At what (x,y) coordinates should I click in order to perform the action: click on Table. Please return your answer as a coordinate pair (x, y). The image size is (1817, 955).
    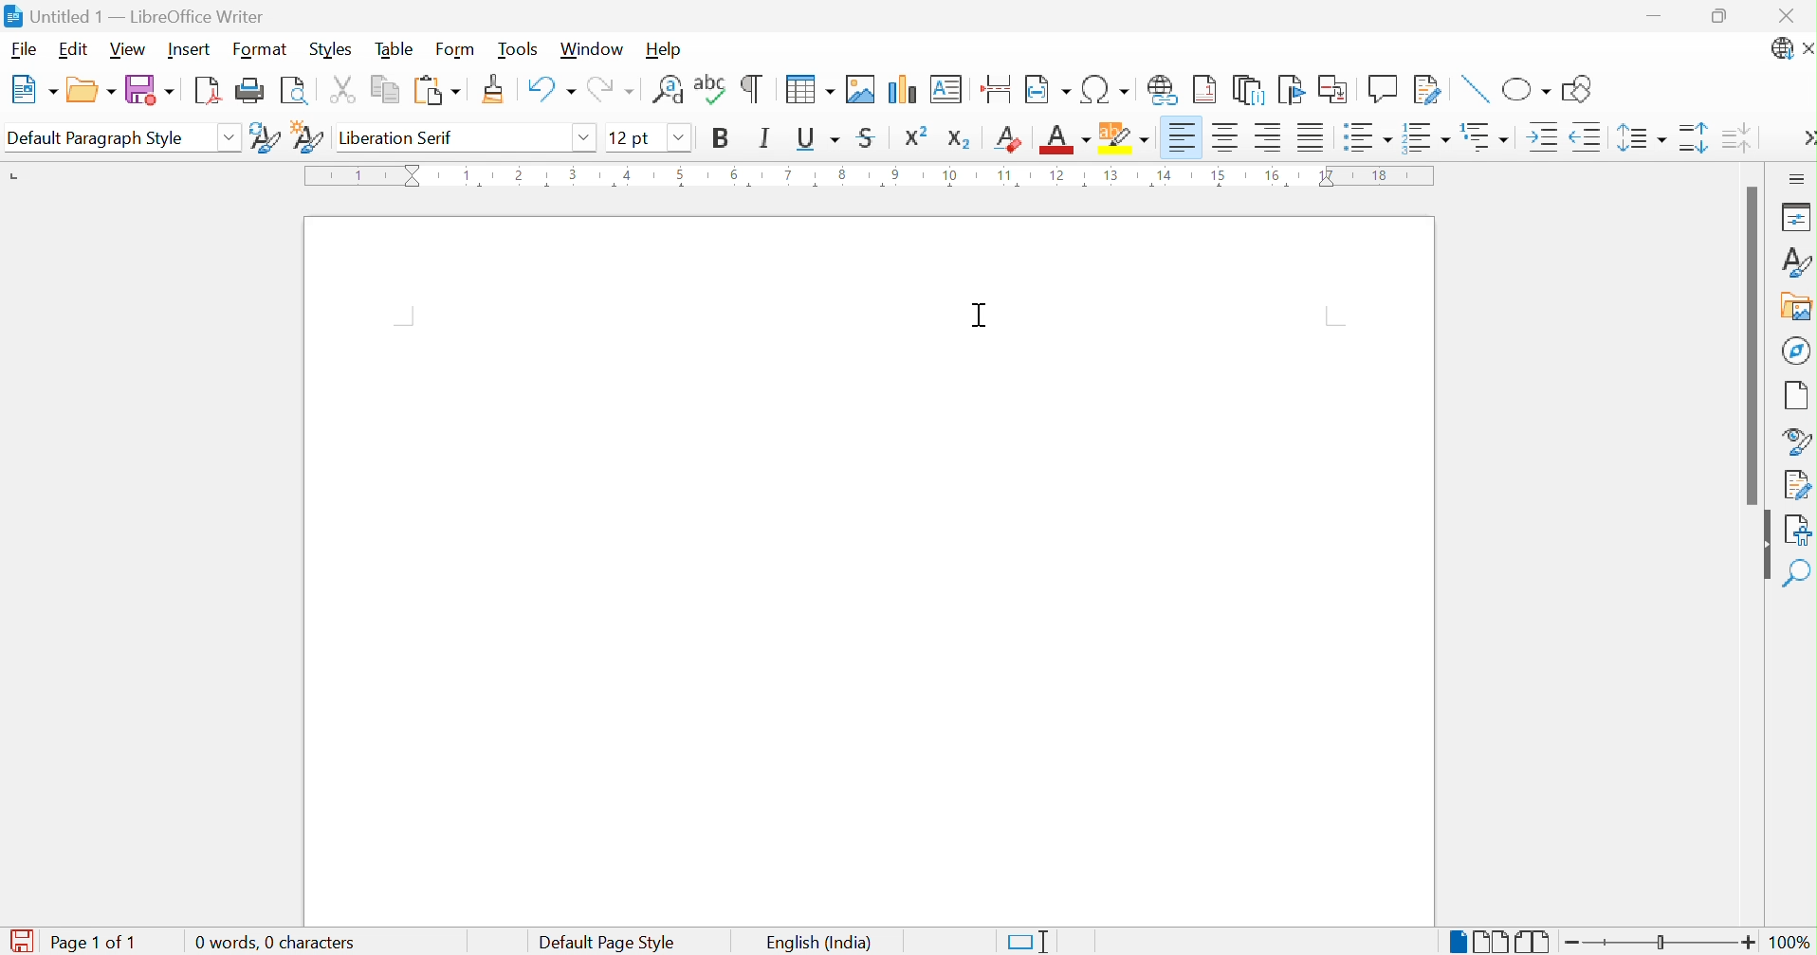
    Looking at the image, I should click on (397, 51).